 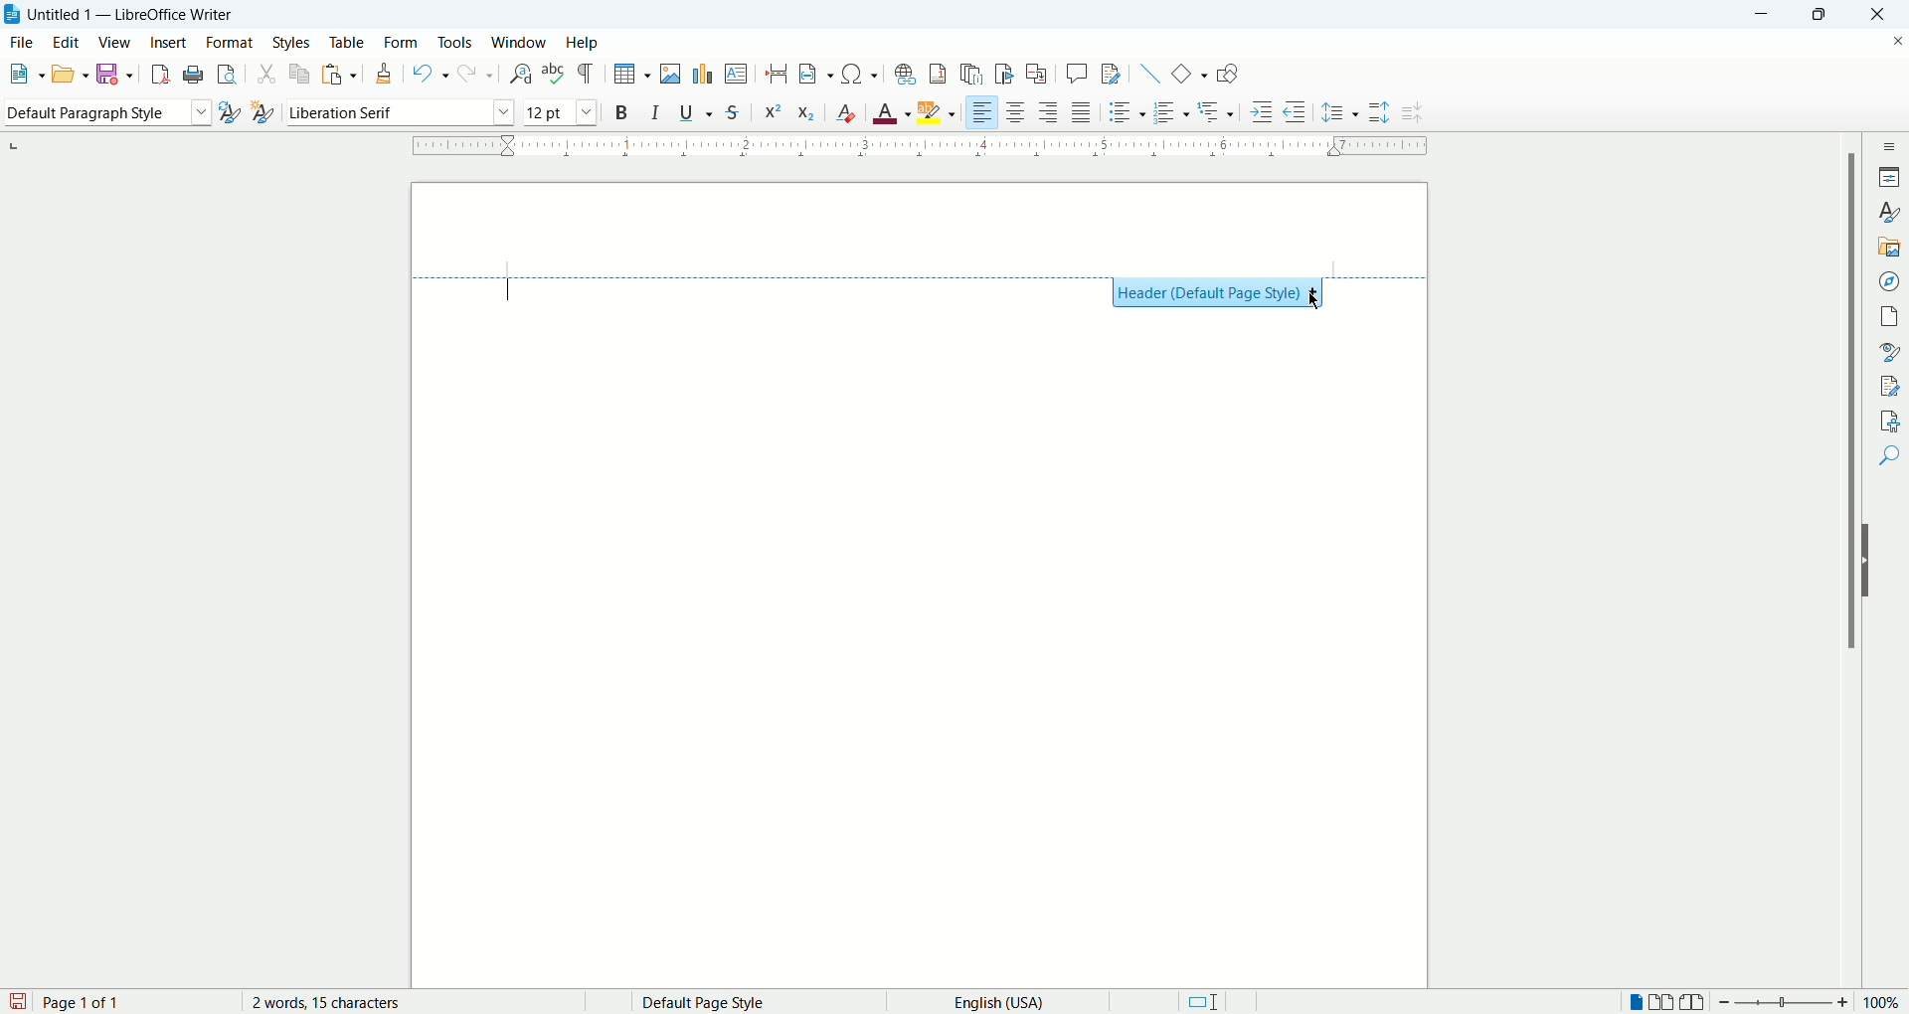 I want to click on book view, so click(x=1693, y=999).